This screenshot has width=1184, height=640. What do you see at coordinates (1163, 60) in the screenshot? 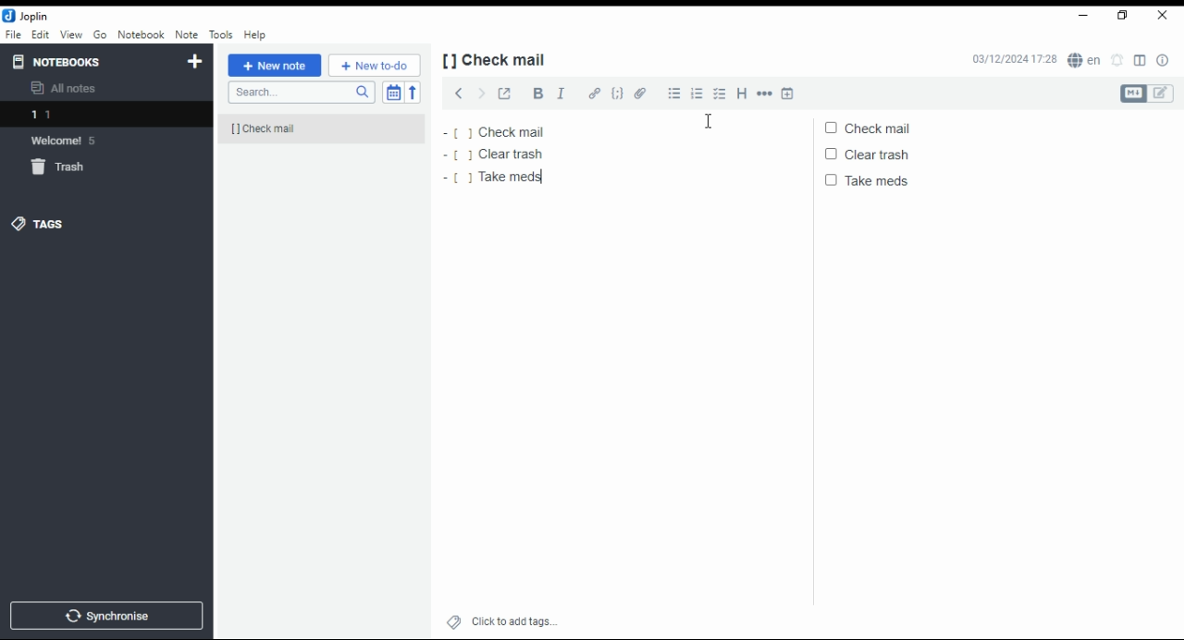
I see `note properties` at bounding box center [1163, 60].